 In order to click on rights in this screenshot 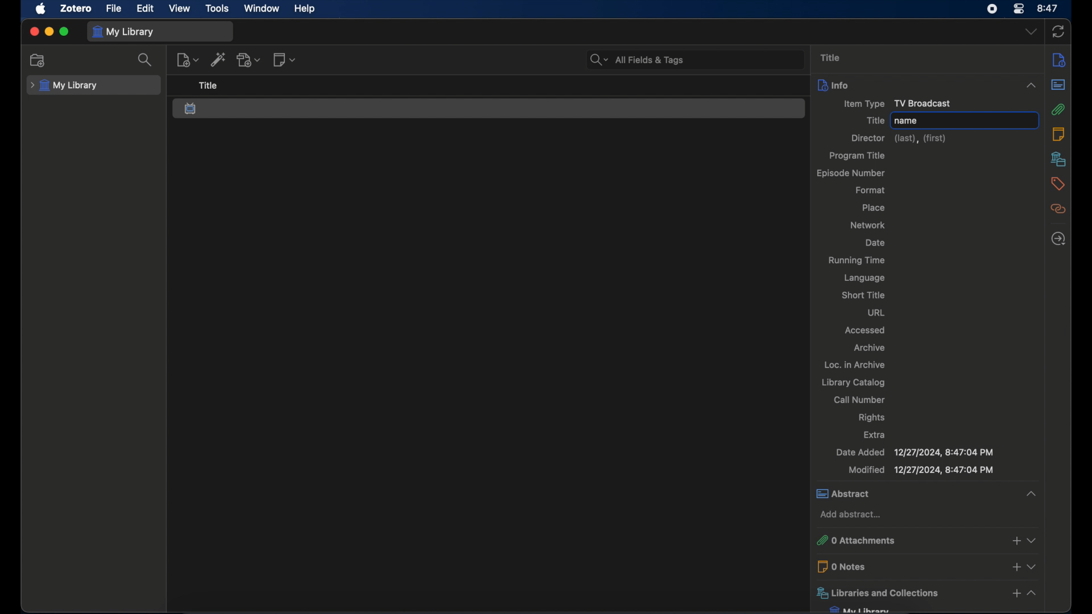, I will do `click(870, 418)`.